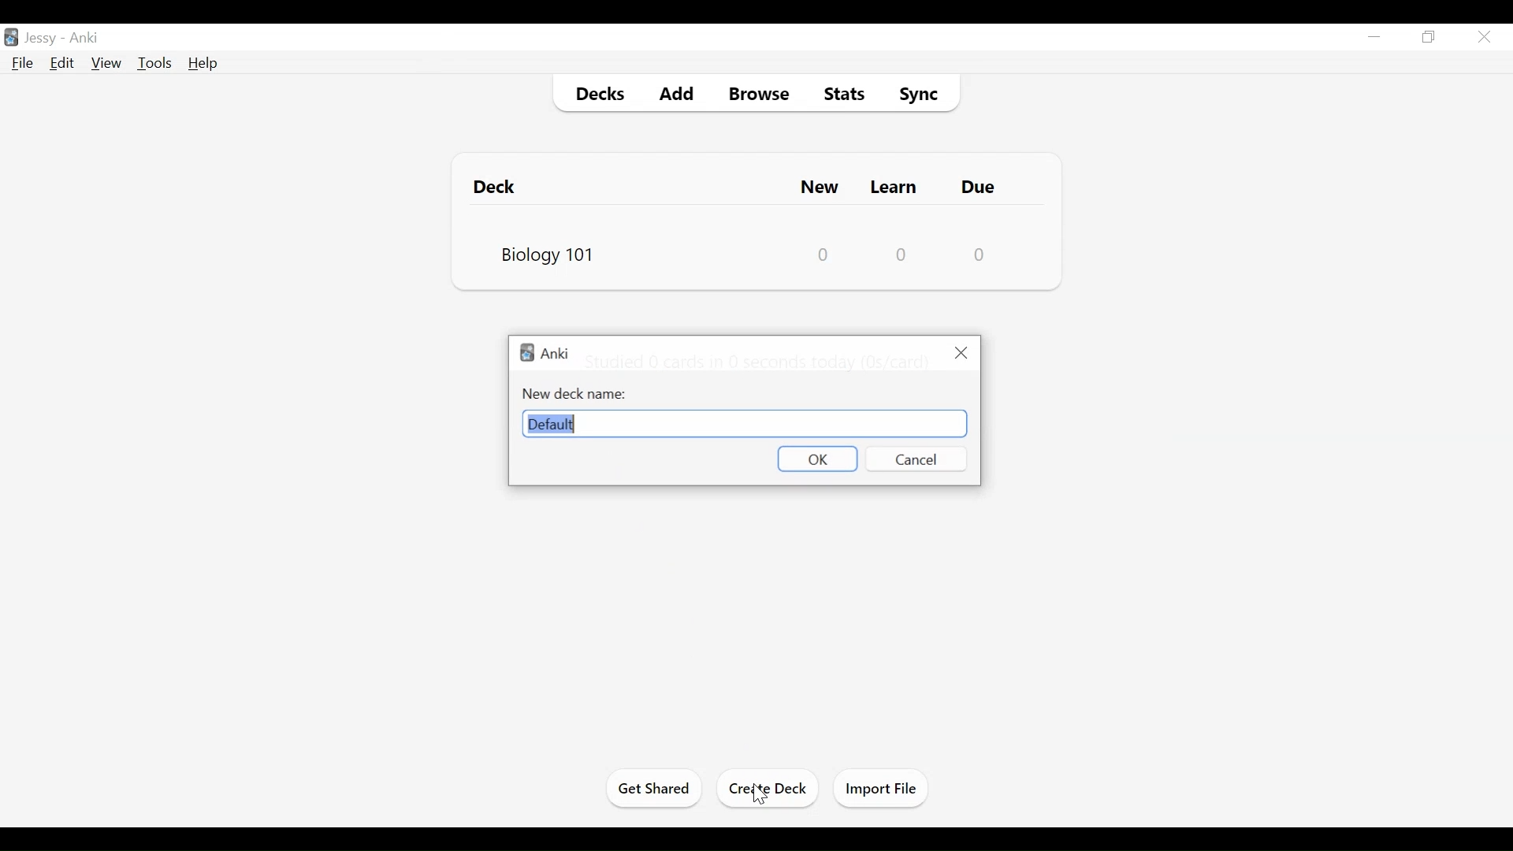 This screenshot has width=1513, height=851. I want to click on Learn Card Count, so click(901, 253).